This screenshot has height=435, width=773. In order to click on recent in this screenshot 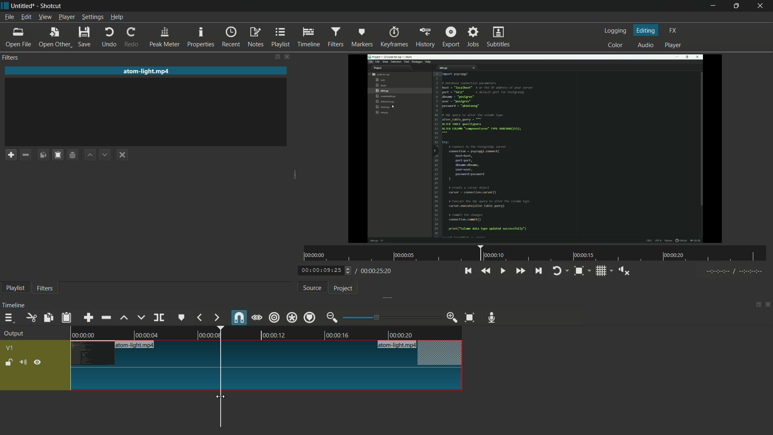, I will do `click(232, 37)`.